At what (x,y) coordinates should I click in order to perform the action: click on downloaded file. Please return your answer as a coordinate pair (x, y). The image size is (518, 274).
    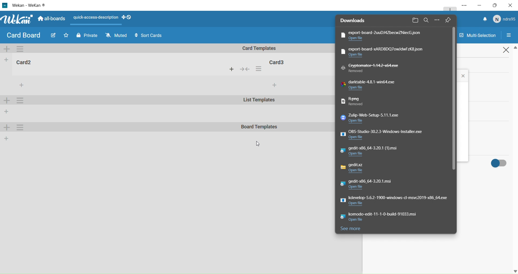
    Looking at the image, I should click on (377, 152).